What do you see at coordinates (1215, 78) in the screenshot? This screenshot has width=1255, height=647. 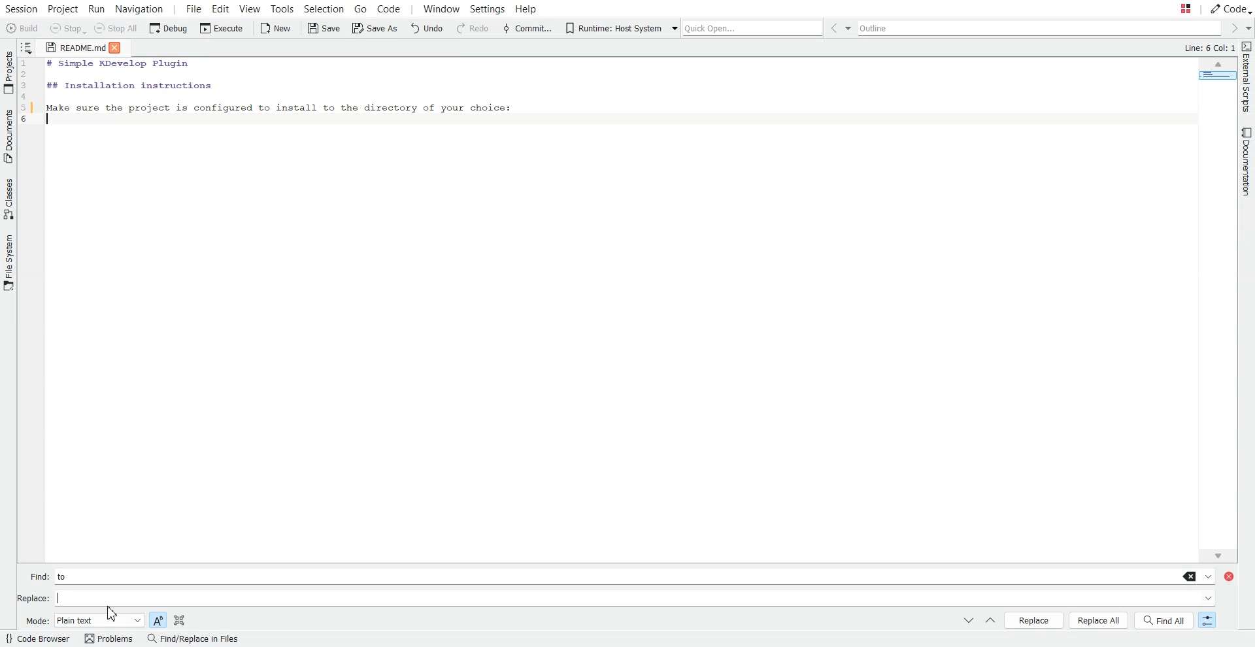 I see `Page Overview` at bounding box center [1215, 78].